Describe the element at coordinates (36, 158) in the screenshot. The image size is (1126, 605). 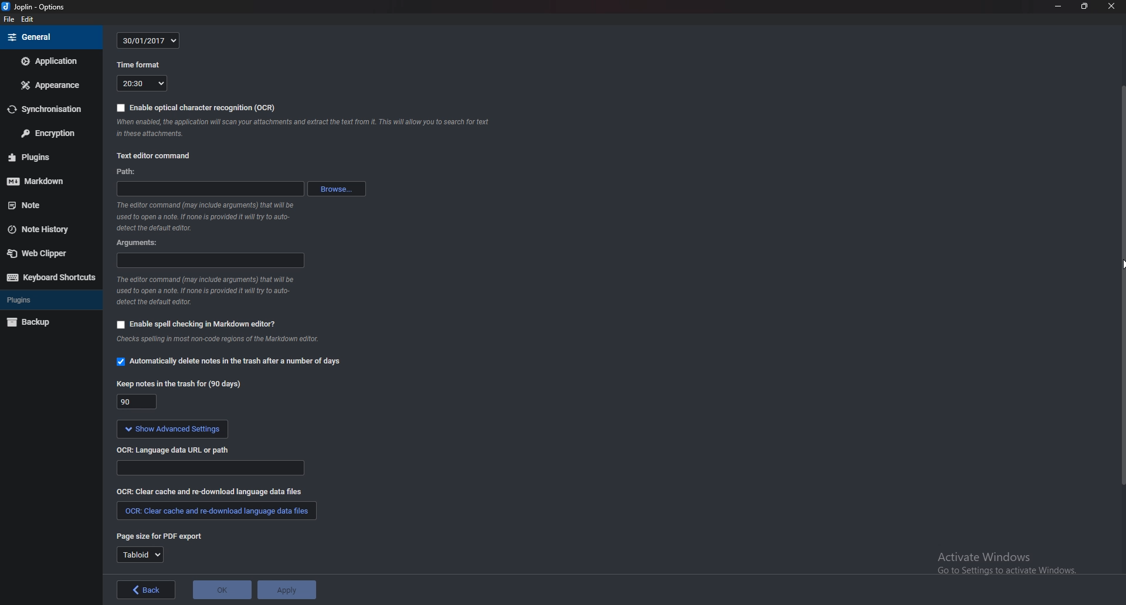
I see `Plugins` at that location.